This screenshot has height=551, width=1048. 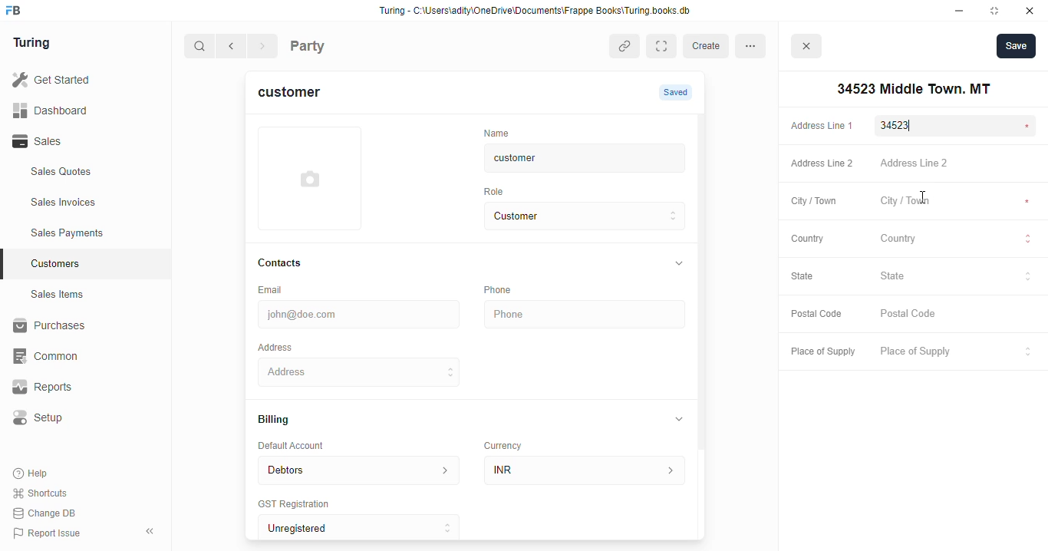 What do you see at coordinates (755, 45) in the screenshot?
I see `more options` at bounding box center [755, 45].